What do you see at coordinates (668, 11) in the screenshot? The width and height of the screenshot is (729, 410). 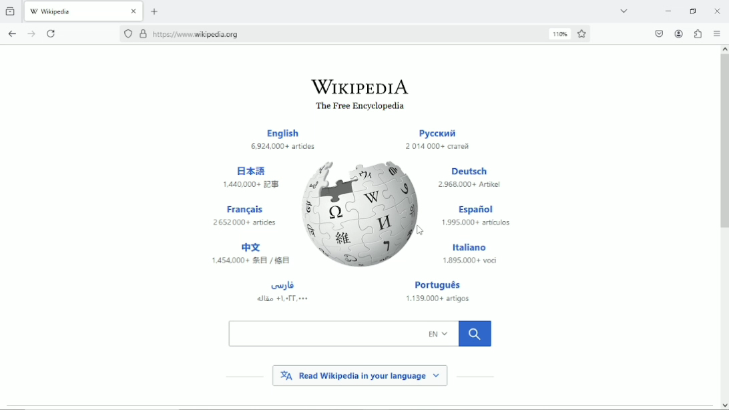 I see `minimize` at bounding box center [668, 11].